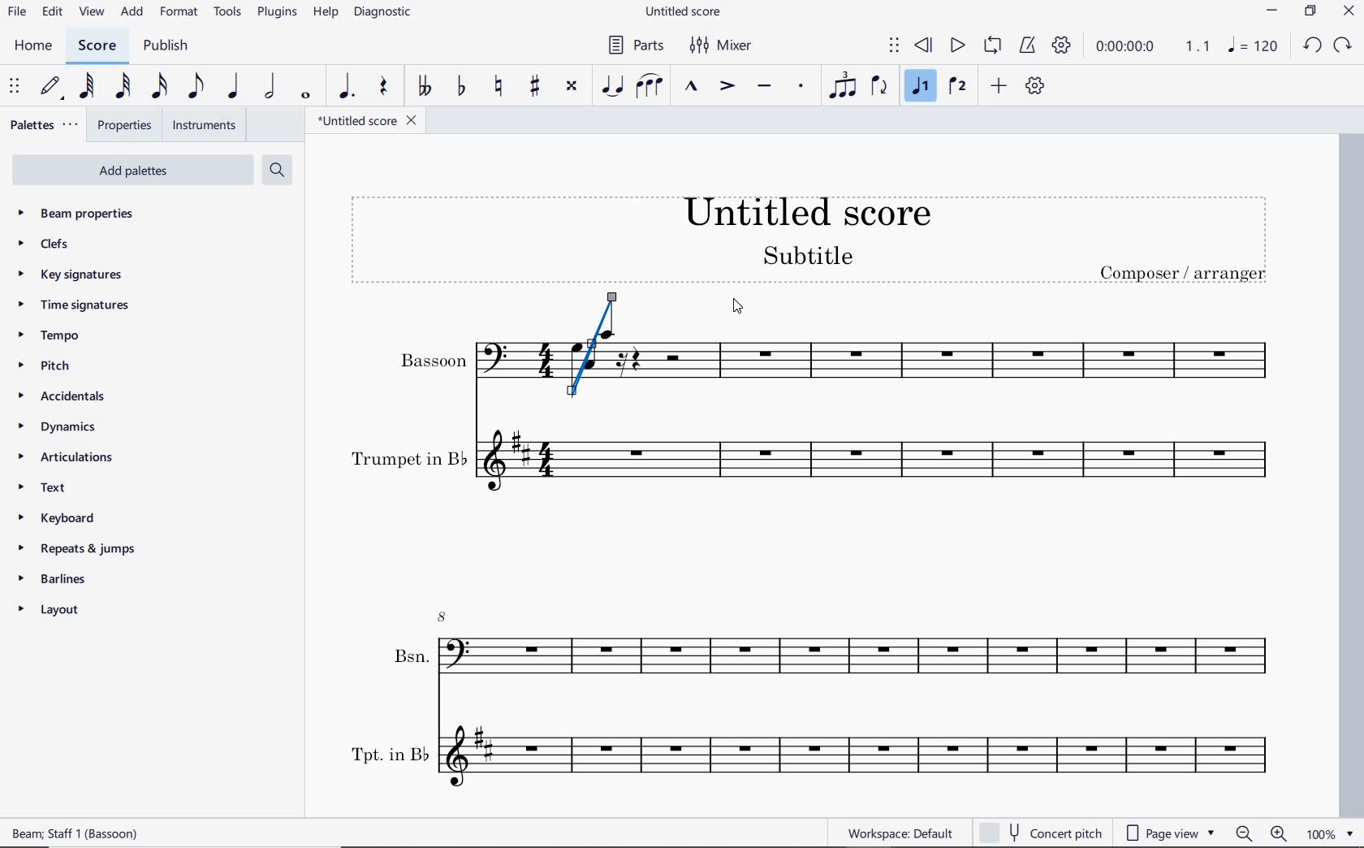 The width and height of the screenshot is (1364, 848). What do you see at coordinates (802, 87) in the screenshot?
I see `staccato` at bounding box center [802, 87].